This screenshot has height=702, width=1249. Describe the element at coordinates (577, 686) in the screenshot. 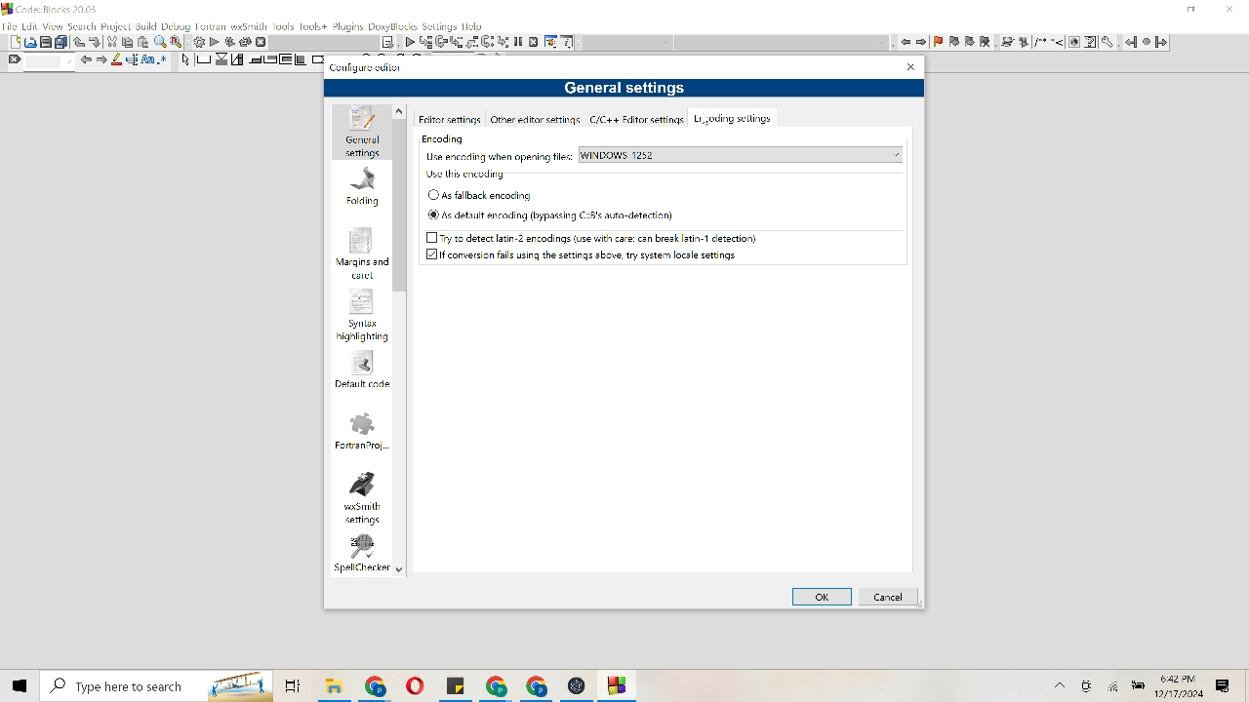

I see `File` at that location.